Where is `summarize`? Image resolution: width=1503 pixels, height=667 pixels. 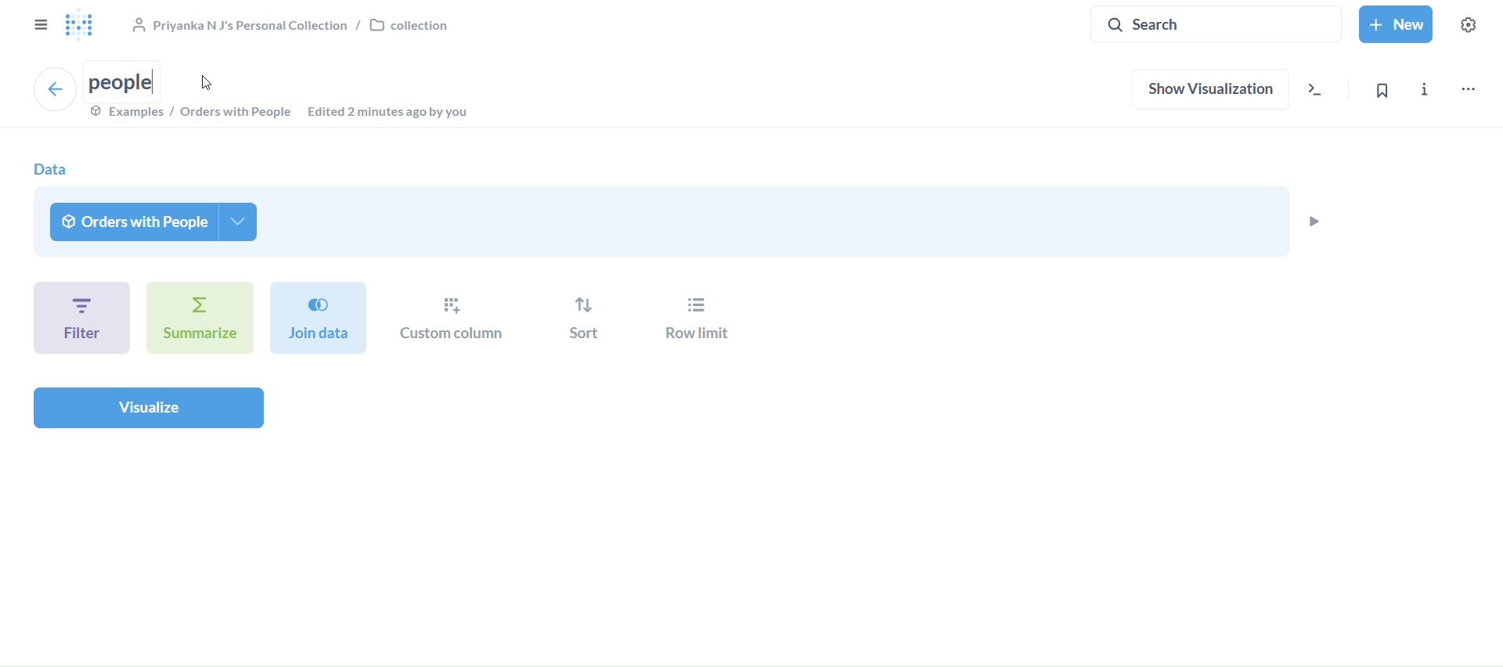
summarize is located at coordinates (200, 318).